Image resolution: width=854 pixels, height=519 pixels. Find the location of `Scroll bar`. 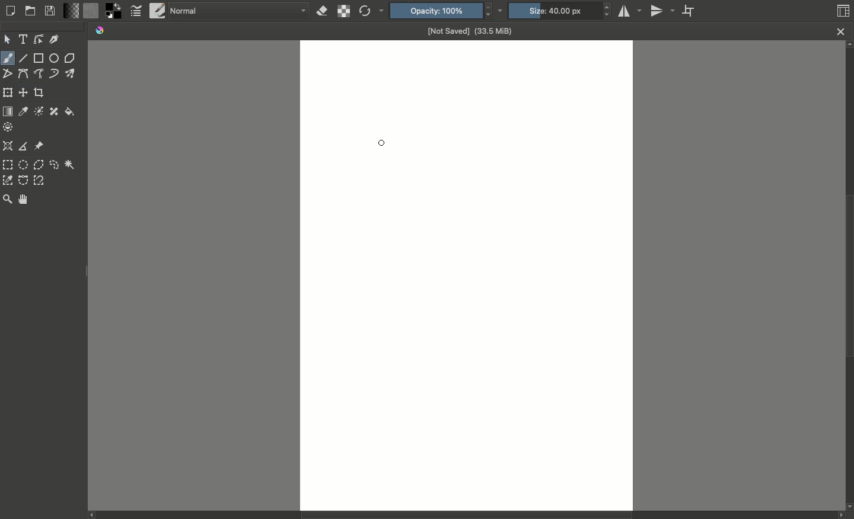

Scroll bar is located at coordinates (849, 277).